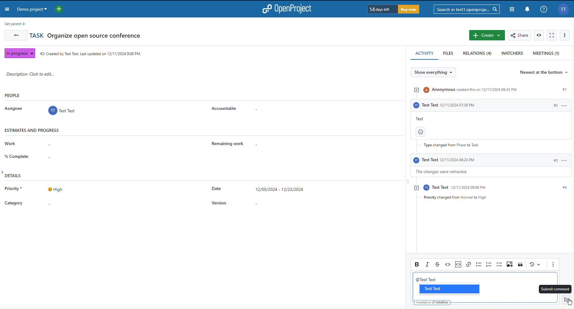  What do you see at coordinates (552, 35) in the screenshot?
I see `Fullscreen` at bounding box center [552, 35].